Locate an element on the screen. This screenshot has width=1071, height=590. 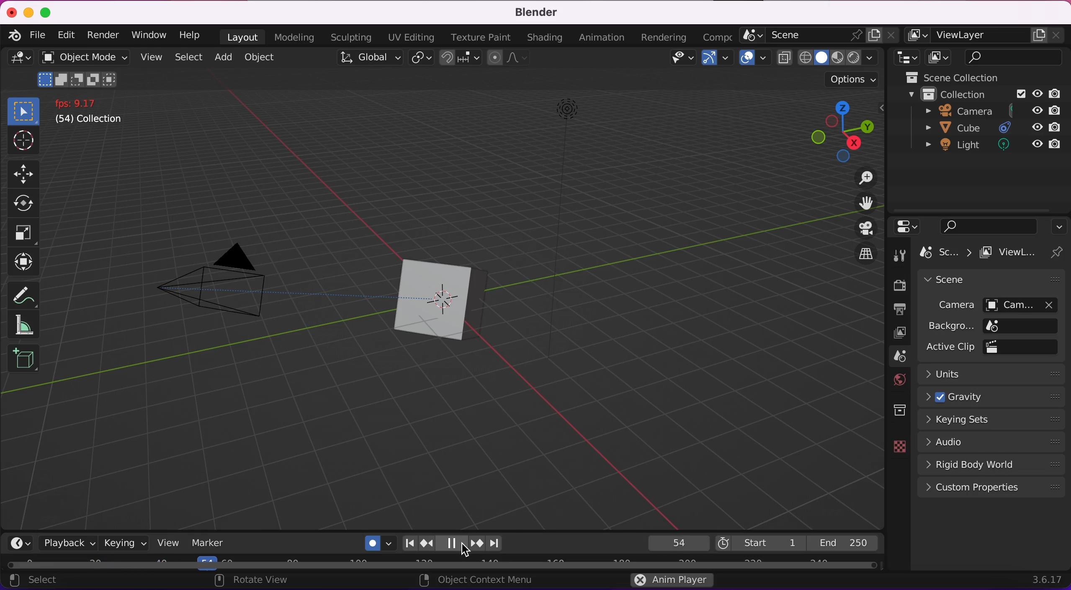
blender logo is located at coordinates (14, 36).